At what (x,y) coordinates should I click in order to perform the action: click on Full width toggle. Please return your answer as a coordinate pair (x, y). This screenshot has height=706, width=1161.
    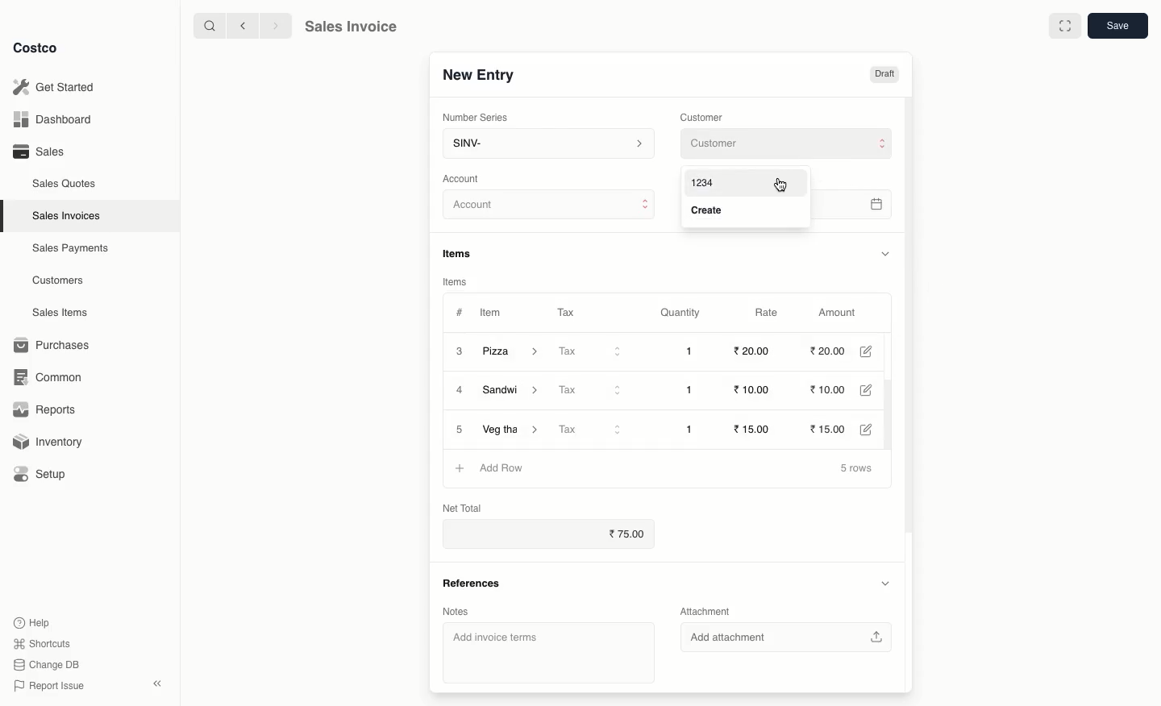
    Looking at the image, I should click on (1063, 27).